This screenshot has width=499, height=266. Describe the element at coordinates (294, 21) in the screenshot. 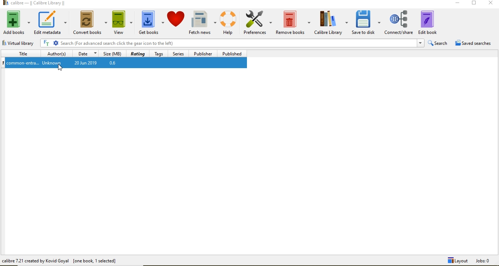

I see `remove books` at that location.